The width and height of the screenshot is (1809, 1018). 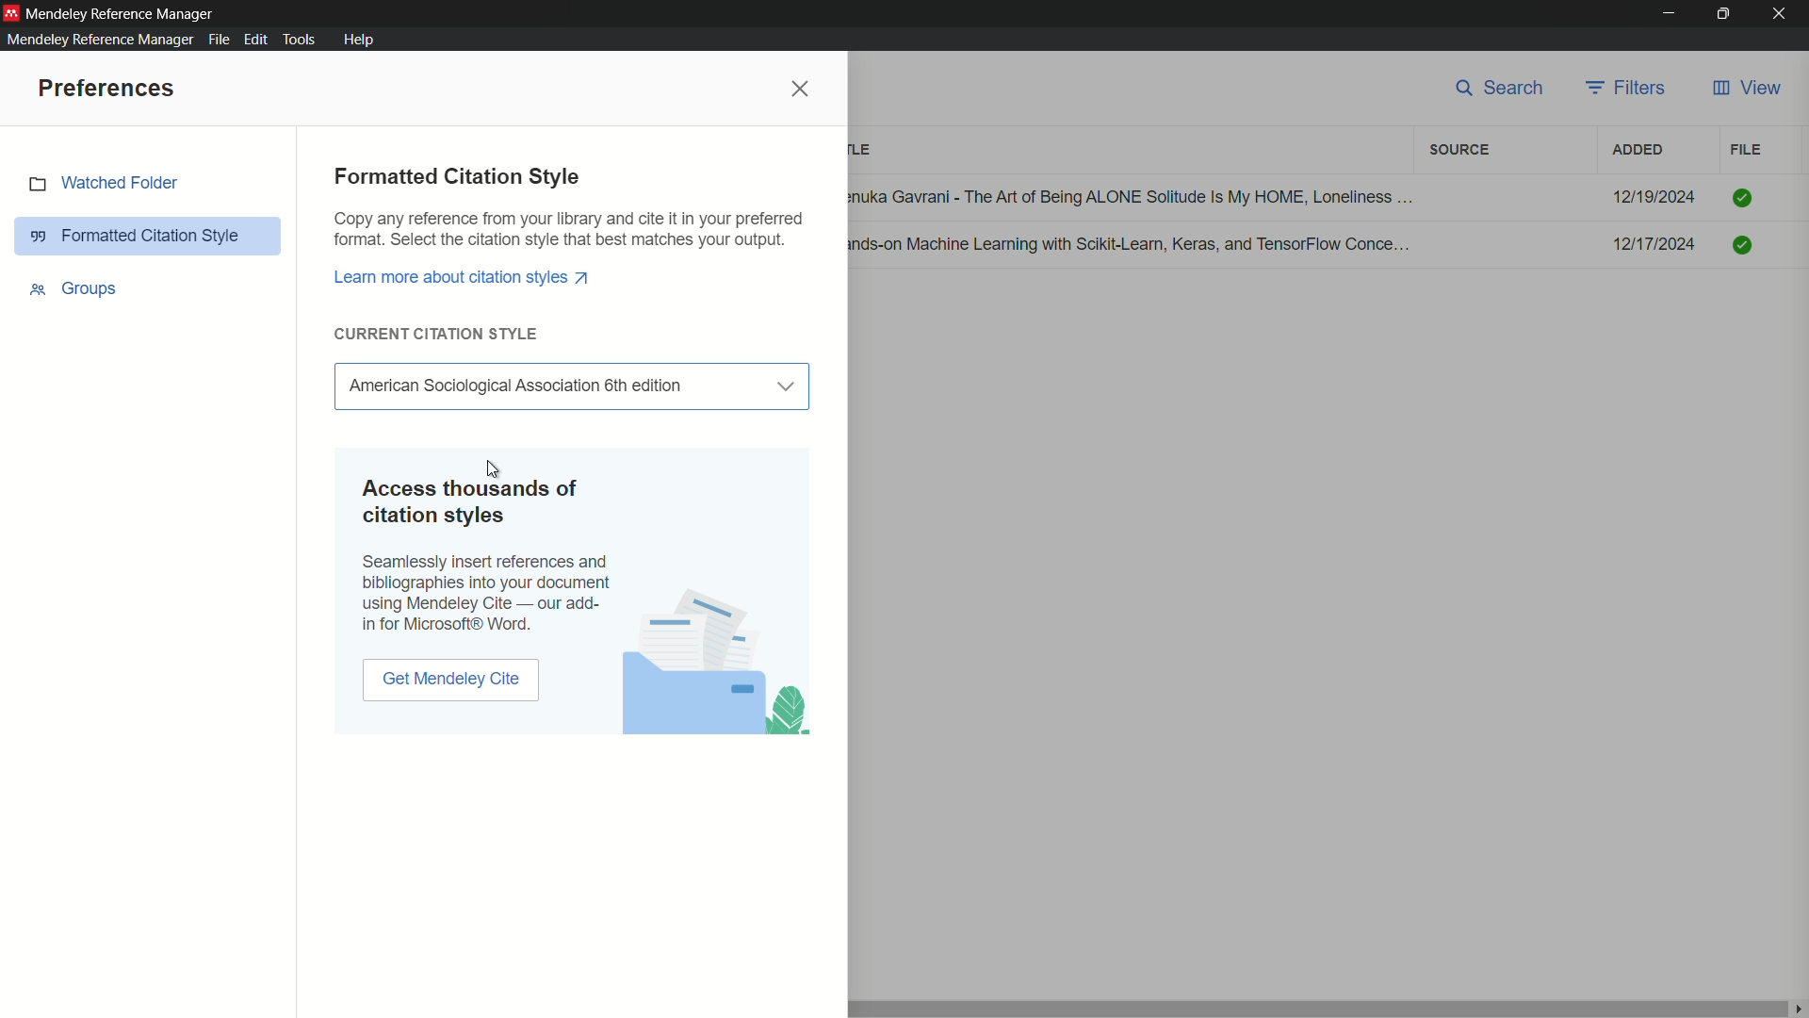 What do you see at coordinates (570, 231) in the screenshot?
I see `Copy any reference from your library and cite it in your preferred format. Select the citation style that best matches your output` at bounding box center [570, 231].